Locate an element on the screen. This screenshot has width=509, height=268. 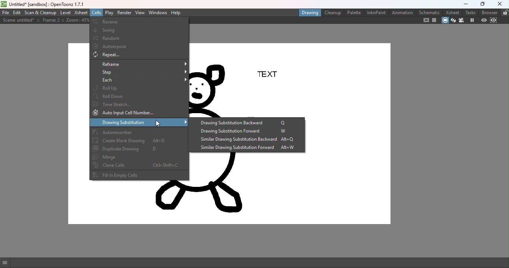
View is located at coordinates (140, 13).